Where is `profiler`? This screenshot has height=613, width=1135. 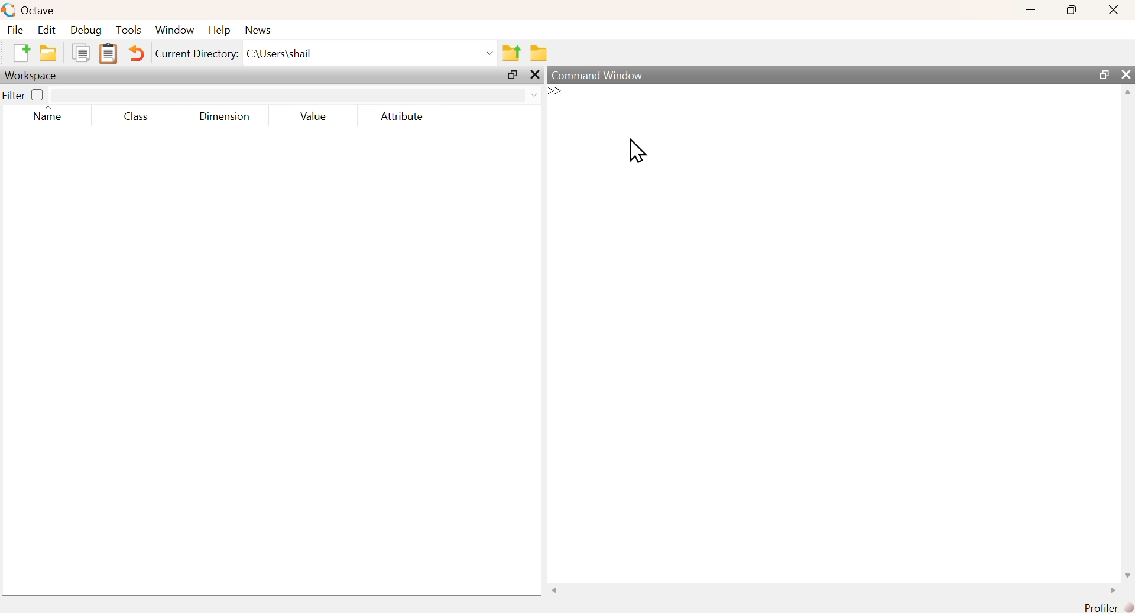 profiler is located at coordinates (1105, 607).